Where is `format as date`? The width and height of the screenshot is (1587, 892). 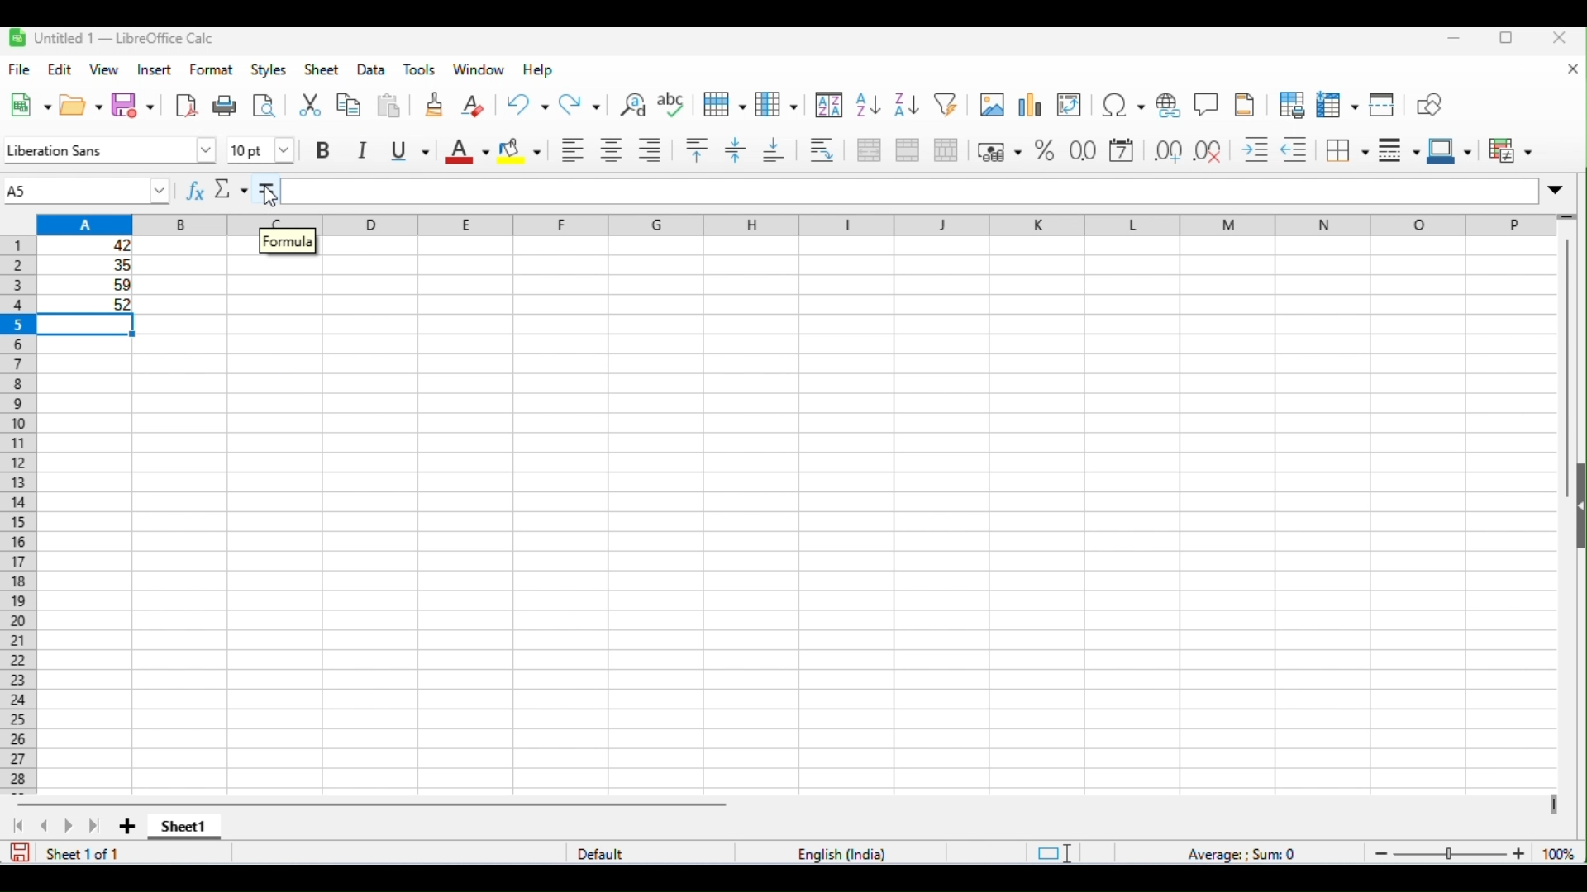 format as date is located at coordinates (1122, 150).